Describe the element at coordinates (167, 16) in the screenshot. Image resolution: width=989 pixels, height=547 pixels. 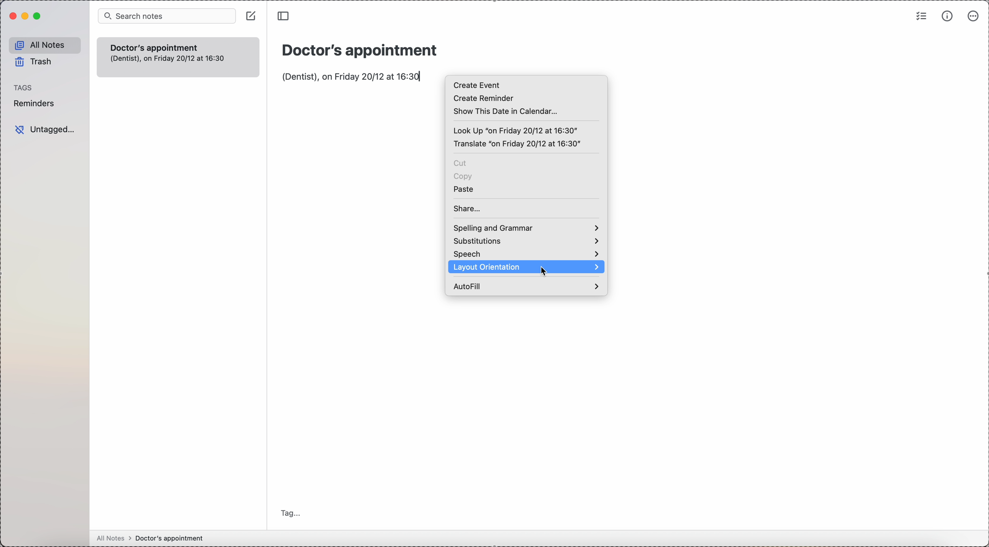
I see `search notes` at that location.